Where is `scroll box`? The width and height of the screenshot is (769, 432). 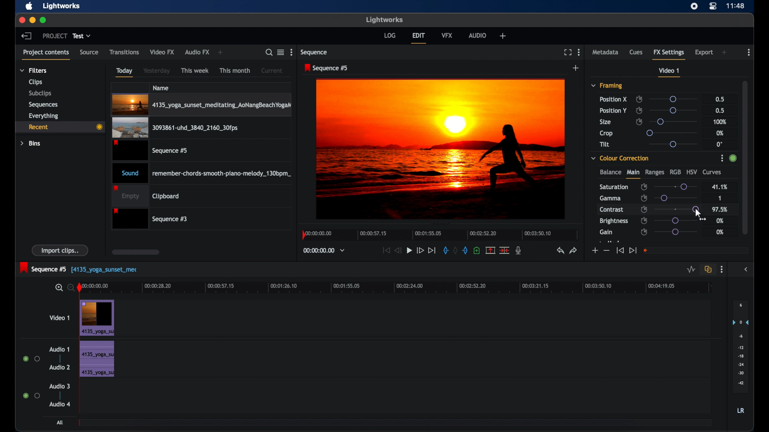 scroll box is located at coordinates (135, 252).